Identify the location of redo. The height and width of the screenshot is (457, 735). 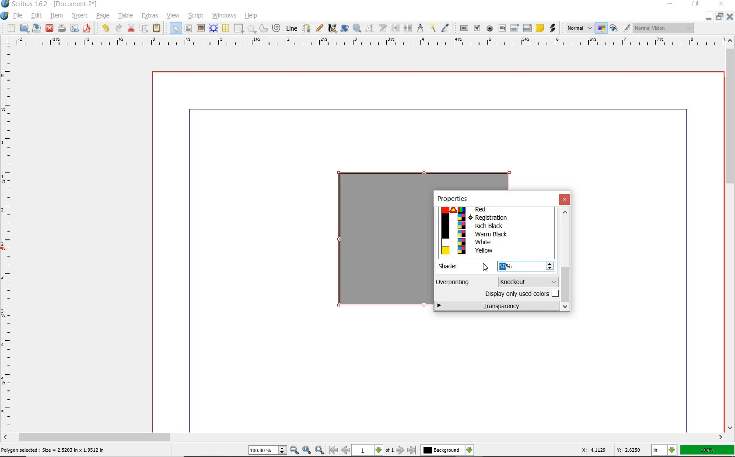
(118, 28).